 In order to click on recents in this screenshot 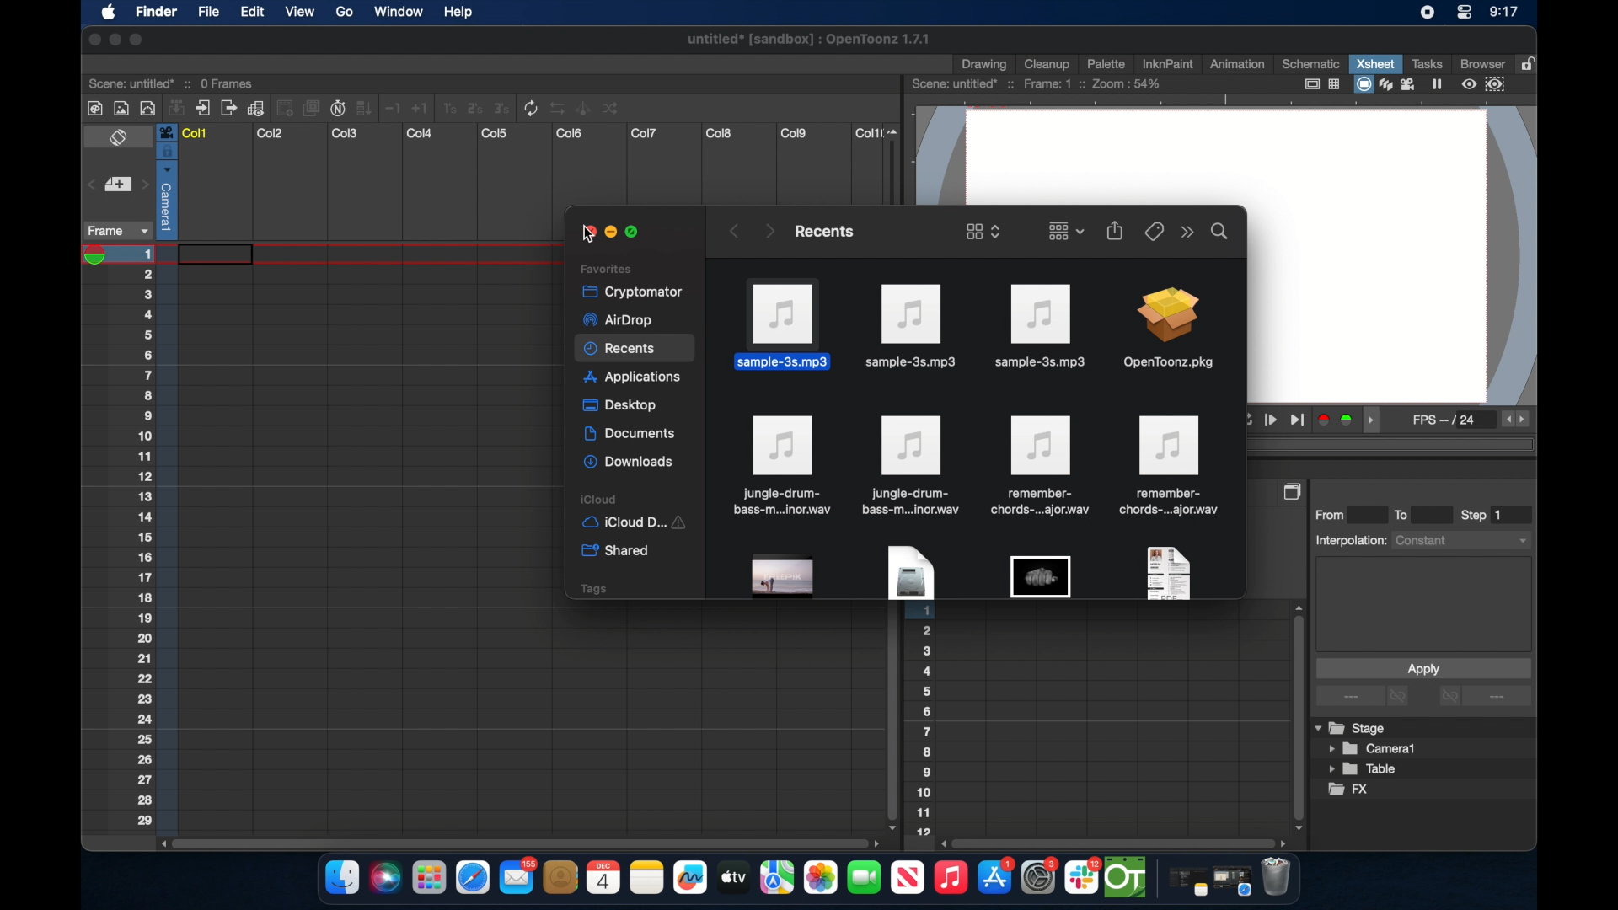, I will do `click(635, 350)`.